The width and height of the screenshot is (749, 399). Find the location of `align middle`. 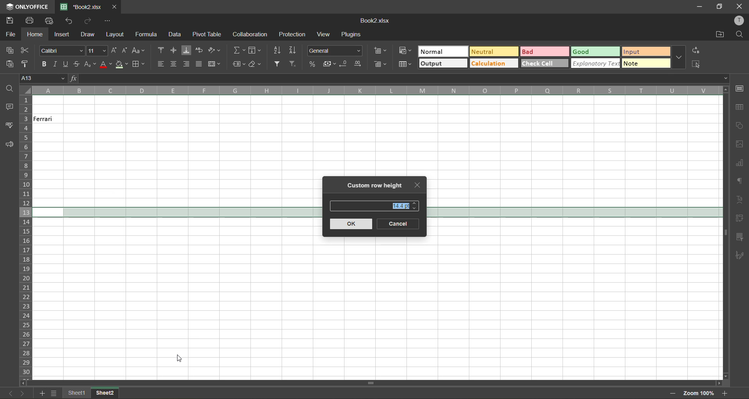

align middle is located at coordinates (173, 50).